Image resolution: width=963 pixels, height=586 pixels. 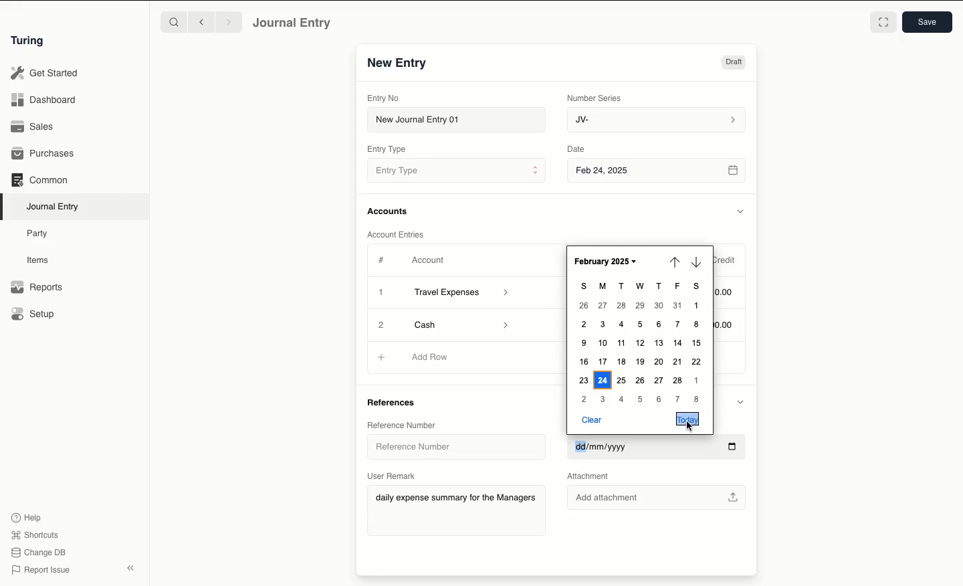 What do you see at coordinates (657, 120) in the screenshot?
I see `JV-` at bounding box center [657, 120].